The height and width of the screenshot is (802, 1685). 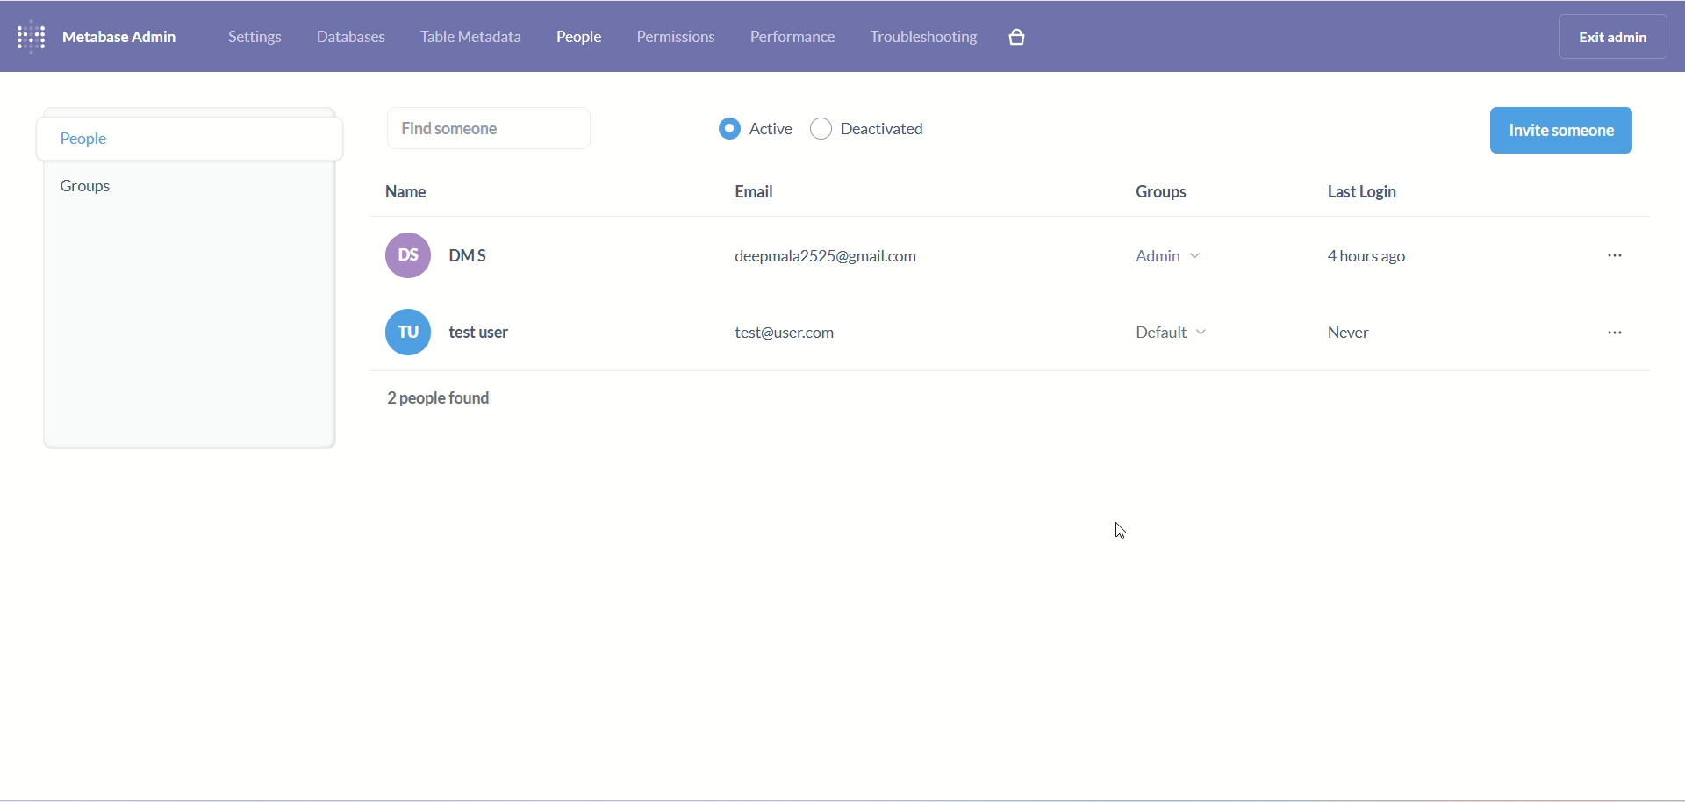 I want to click on find someone, so click(x=497, y=125).